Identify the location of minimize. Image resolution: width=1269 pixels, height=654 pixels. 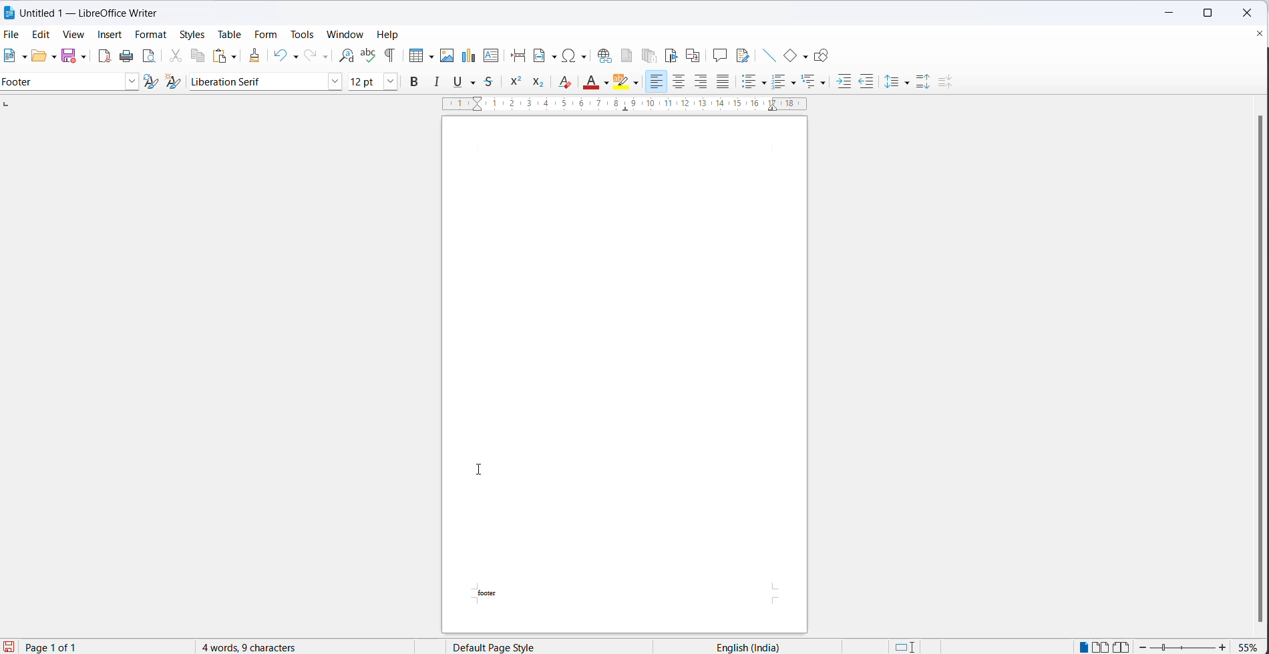
(1169, 13).